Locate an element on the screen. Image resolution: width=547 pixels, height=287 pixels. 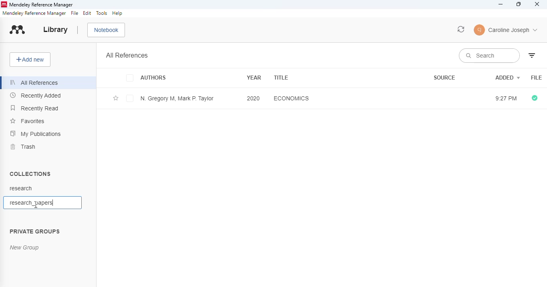
edit is located at coordinates (88, 14).